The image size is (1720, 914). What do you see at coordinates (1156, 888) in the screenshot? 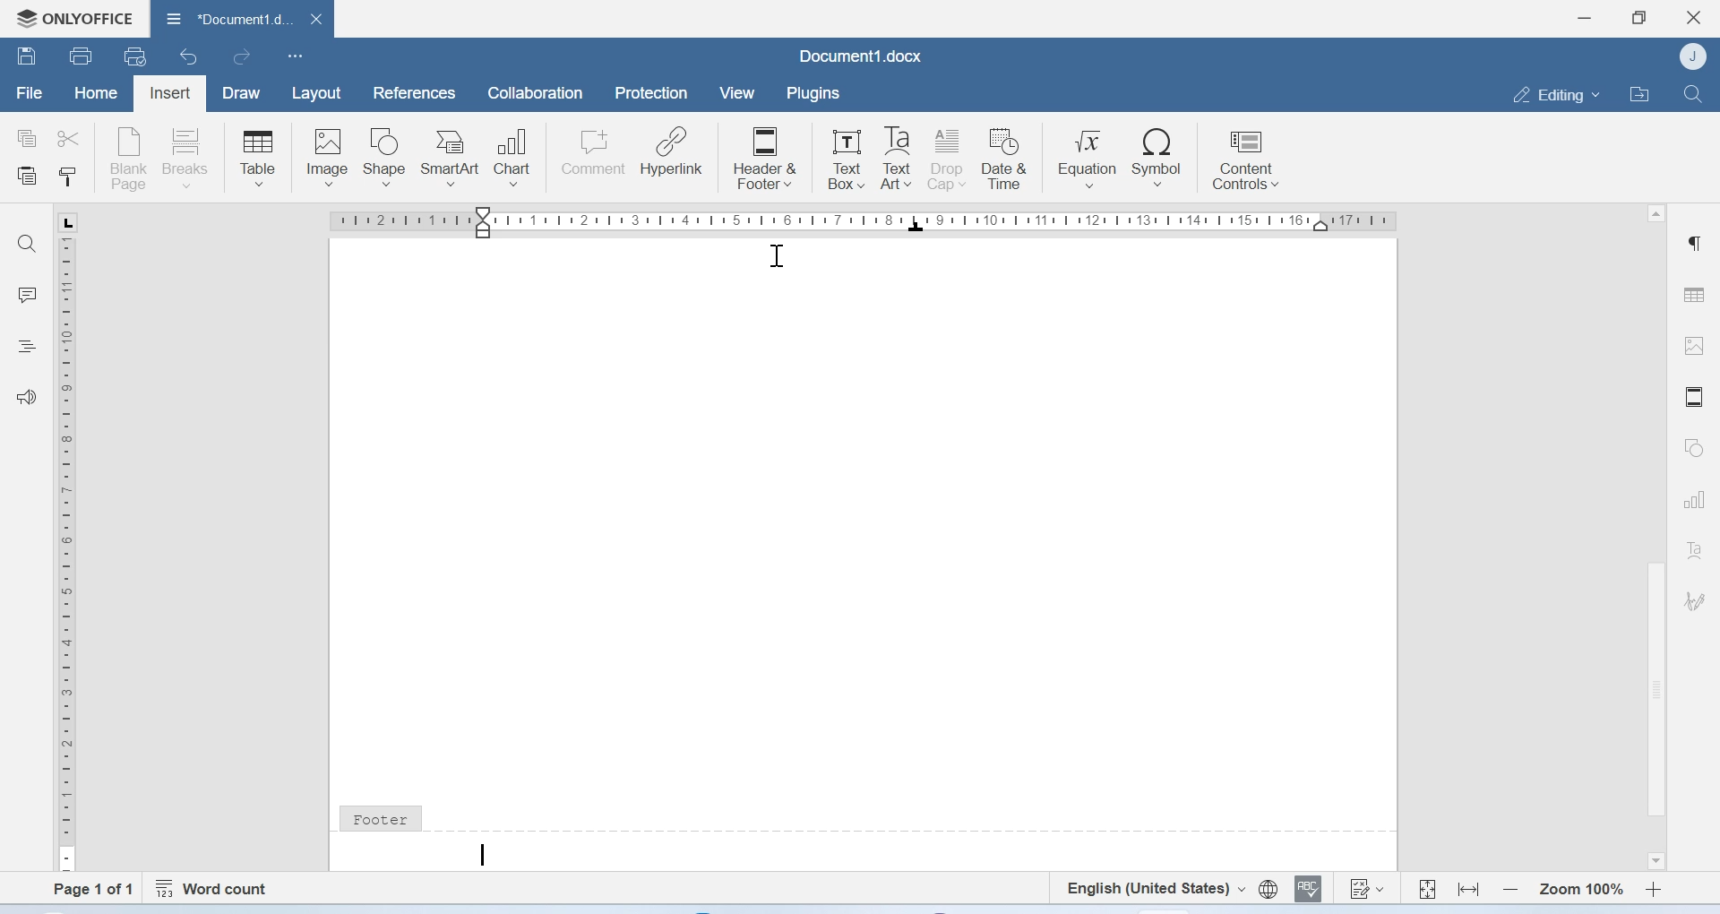
I see `Set text language` at bounding box center [1156, 888].